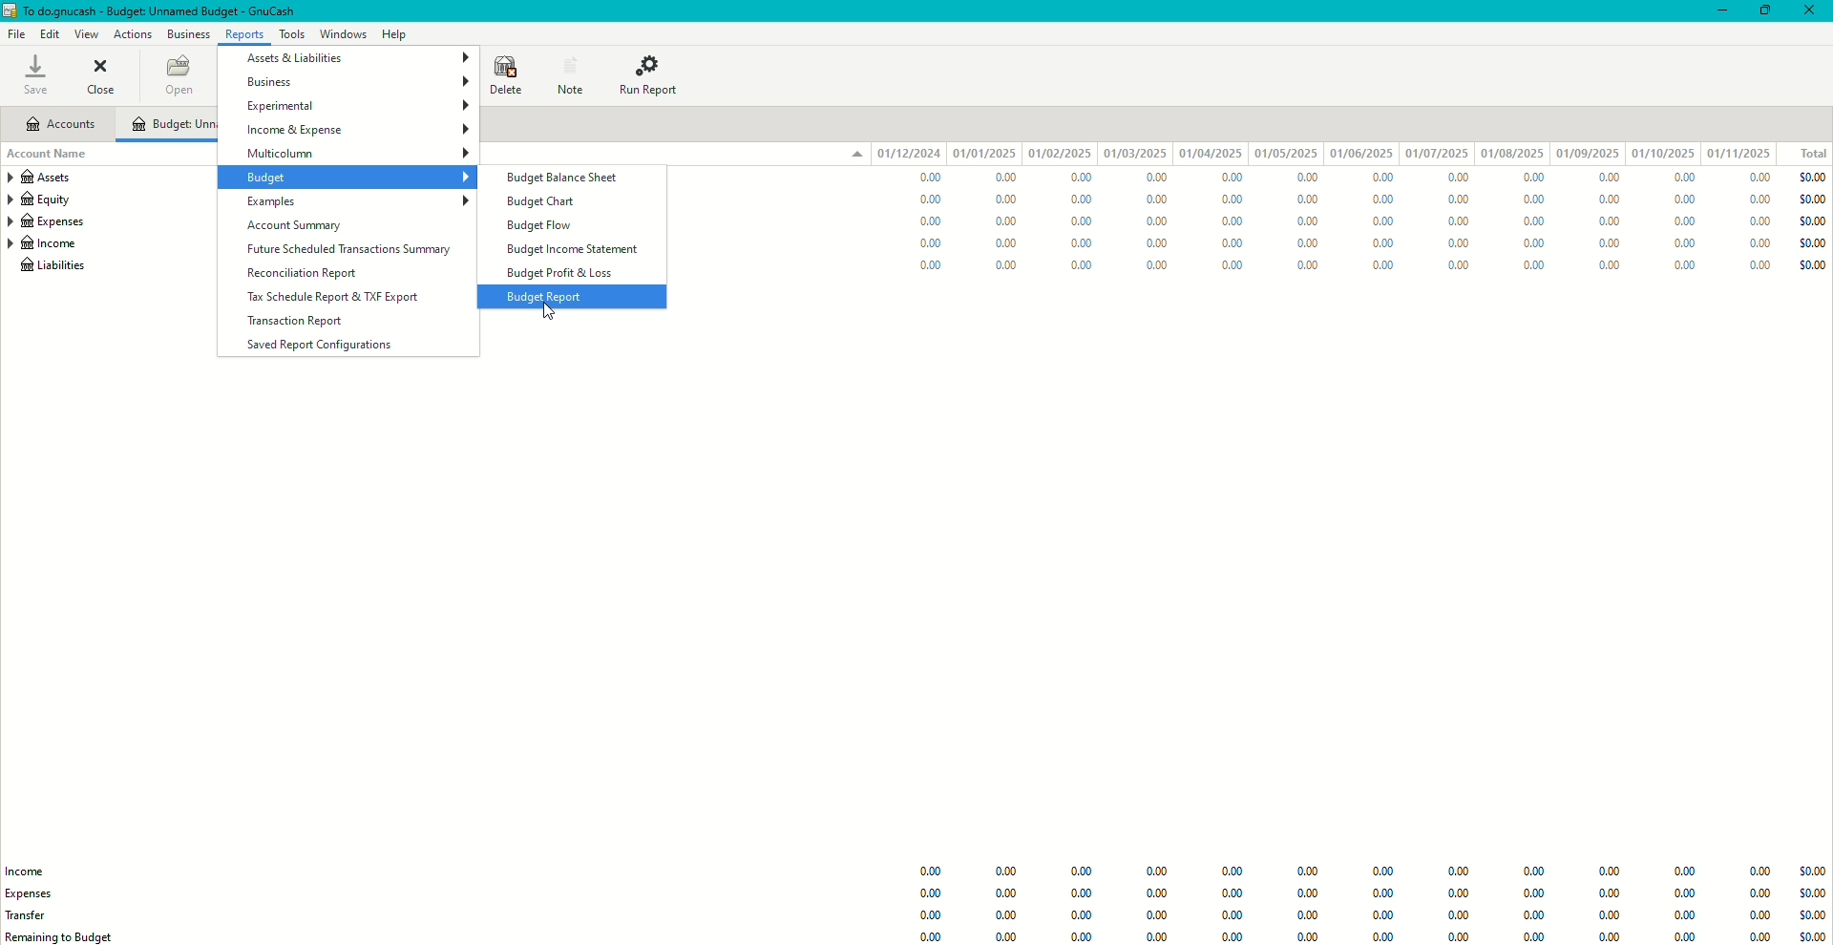 This screenshot has height=945, width=1833. What do you see at coordinates (1683, 199) in the screenshot?
I see `0.00` at bounding box center [1683, 199].